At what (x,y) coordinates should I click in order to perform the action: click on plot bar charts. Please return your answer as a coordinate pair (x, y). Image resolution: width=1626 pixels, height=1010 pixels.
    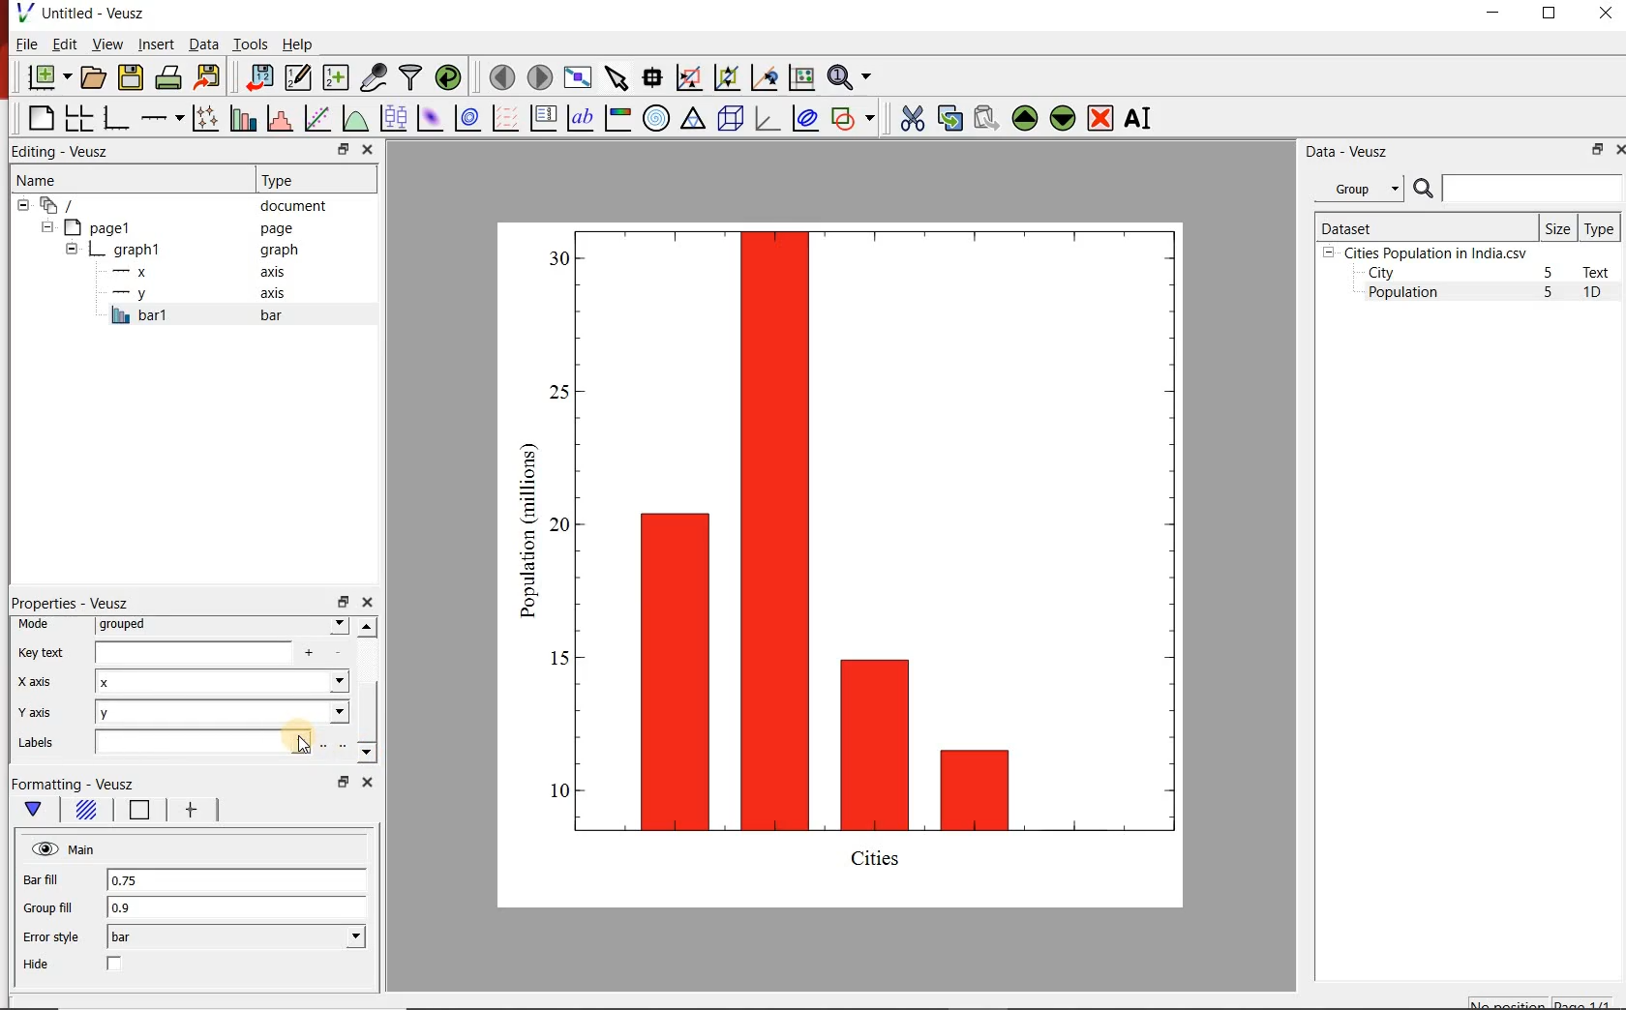
    Looking at the image, I should click on (240, 118).